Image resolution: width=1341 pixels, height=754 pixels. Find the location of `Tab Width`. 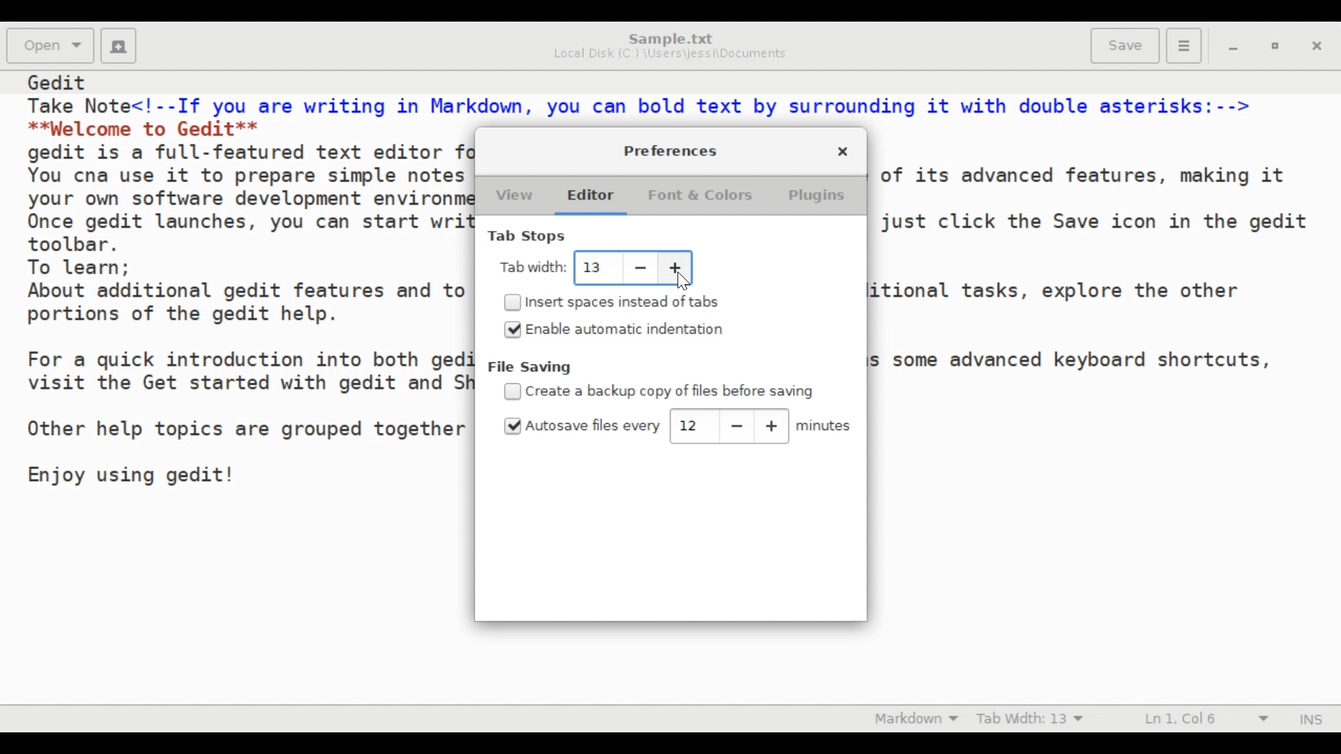

Tab Width is located at coordinates (531, 269).